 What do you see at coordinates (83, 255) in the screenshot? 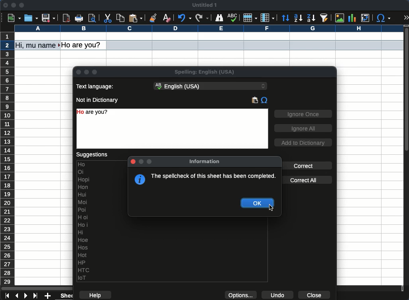
I see `Hot` at bounding box center [83, 255].